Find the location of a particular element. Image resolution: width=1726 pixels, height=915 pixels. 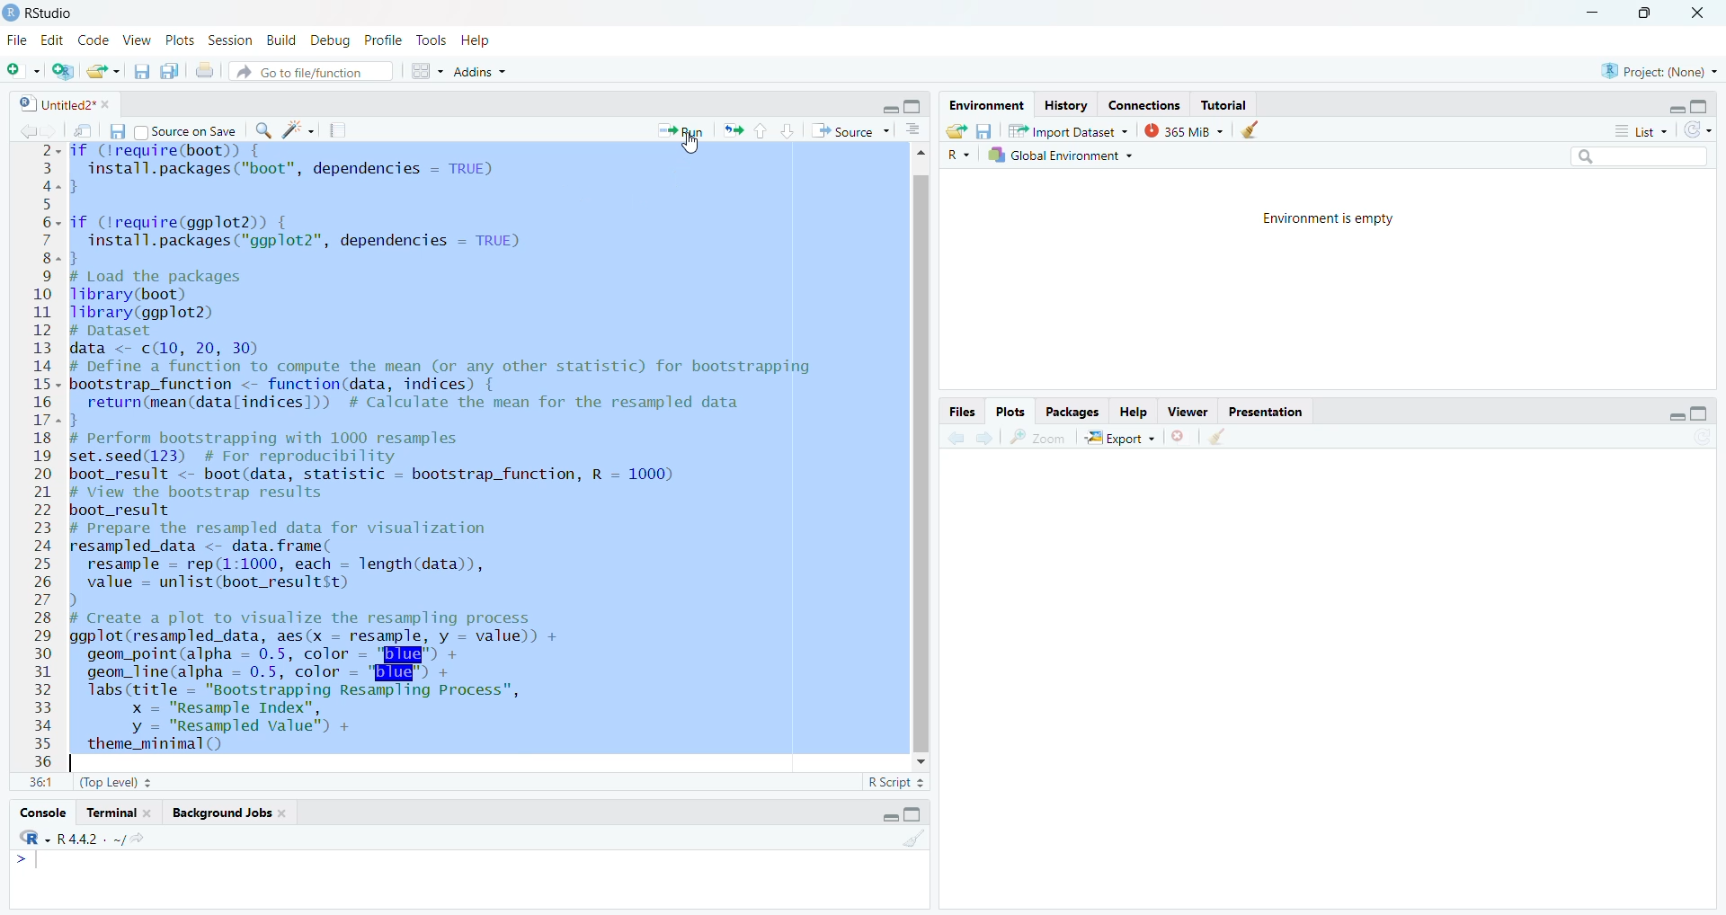

go to next section/chunk is located at coordinates (787, 130).